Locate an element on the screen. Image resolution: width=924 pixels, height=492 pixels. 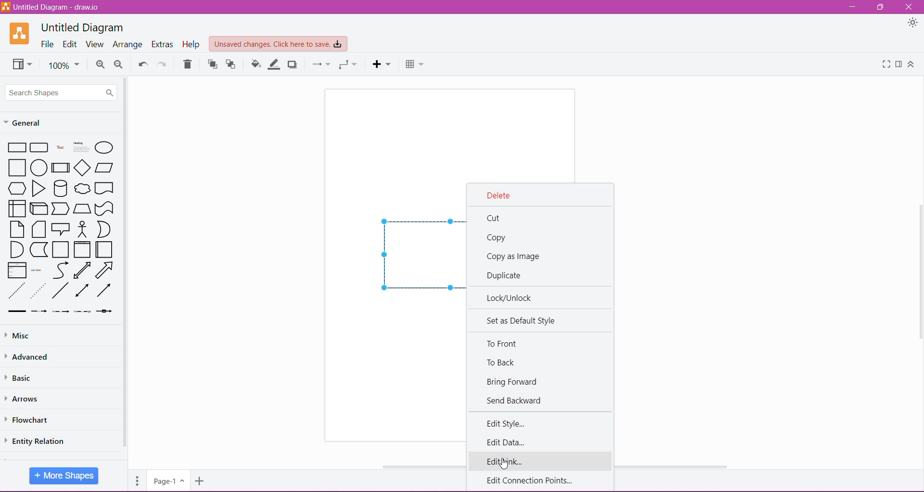
To Front is located at coordinates (212, 64).